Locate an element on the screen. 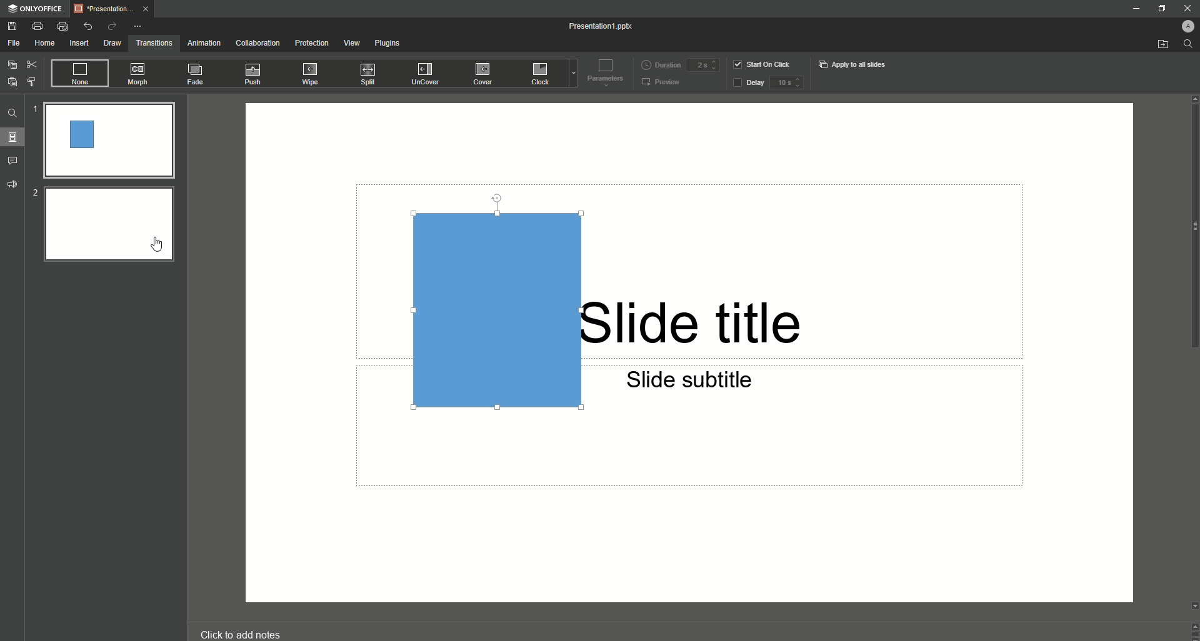  Print is located at coordinates (37, 26).